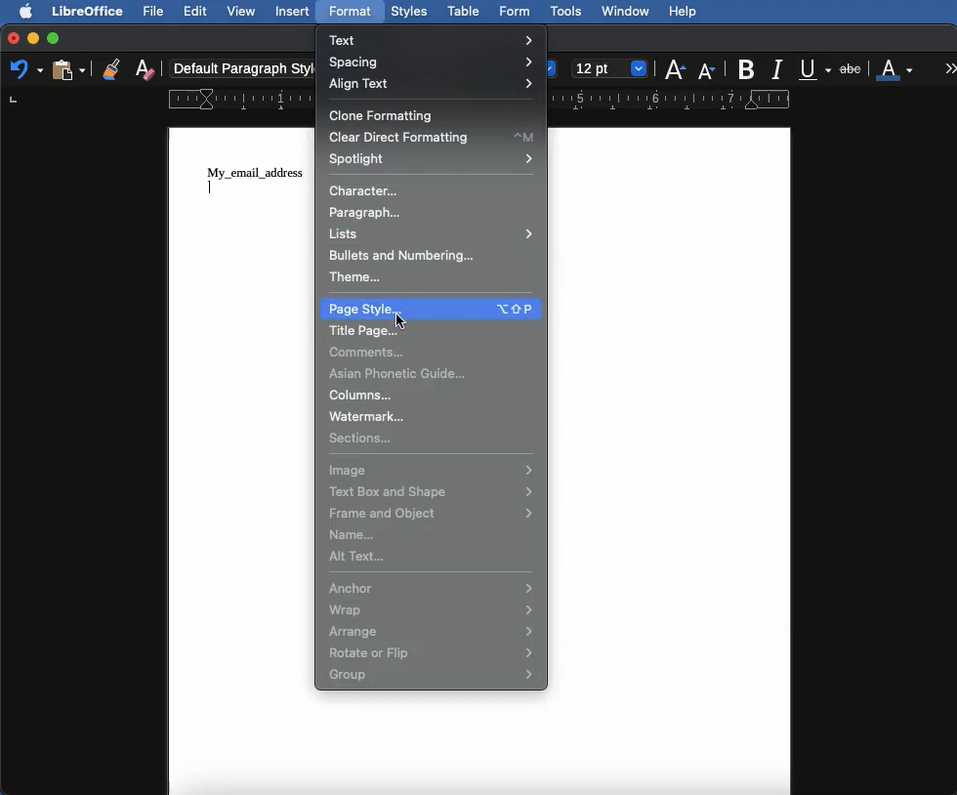 This screenshot has height=795, width=957. Describe the element at coordinates (611, 69) in the screenshot. I see `Size` at that location.